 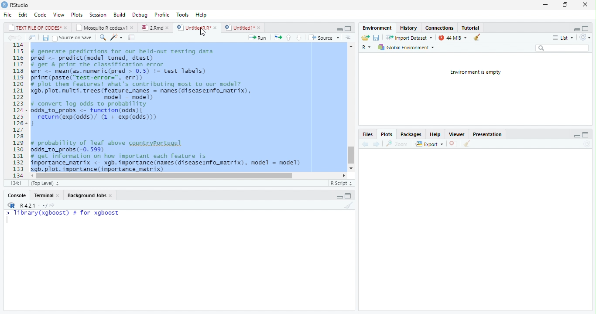 What do you see at coordinates (46, 183) in the screenshot?
I see `Top Level` at bounding box center [46, 183].